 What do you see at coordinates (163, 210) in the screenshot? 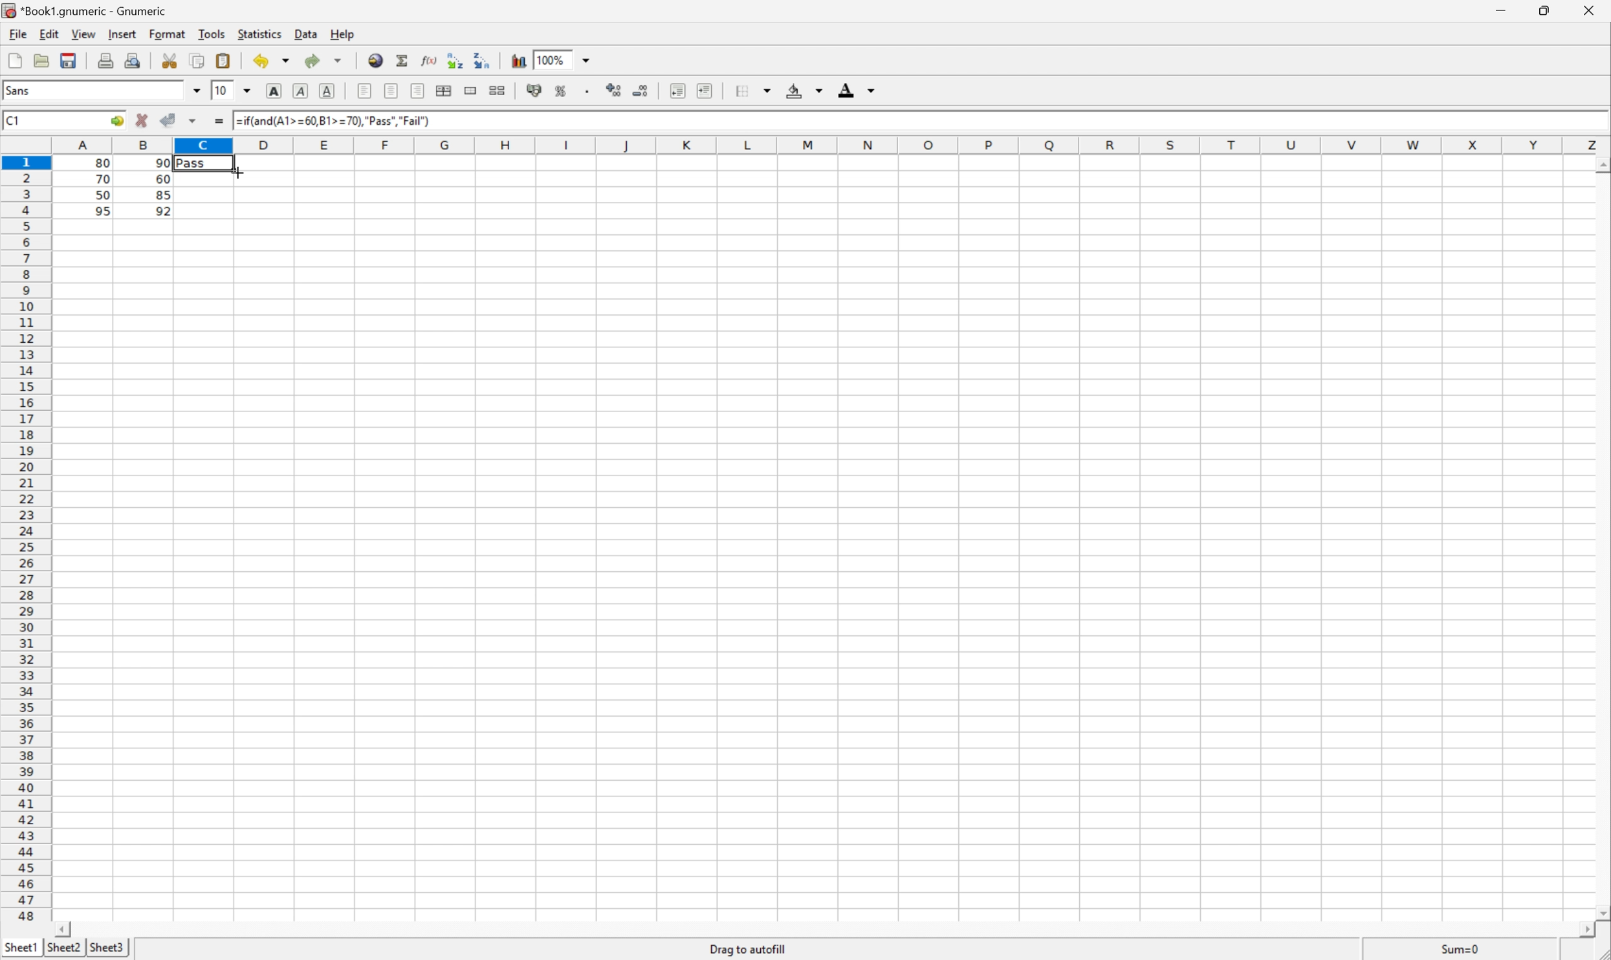
I see `92` at bounding box center [163, 210].